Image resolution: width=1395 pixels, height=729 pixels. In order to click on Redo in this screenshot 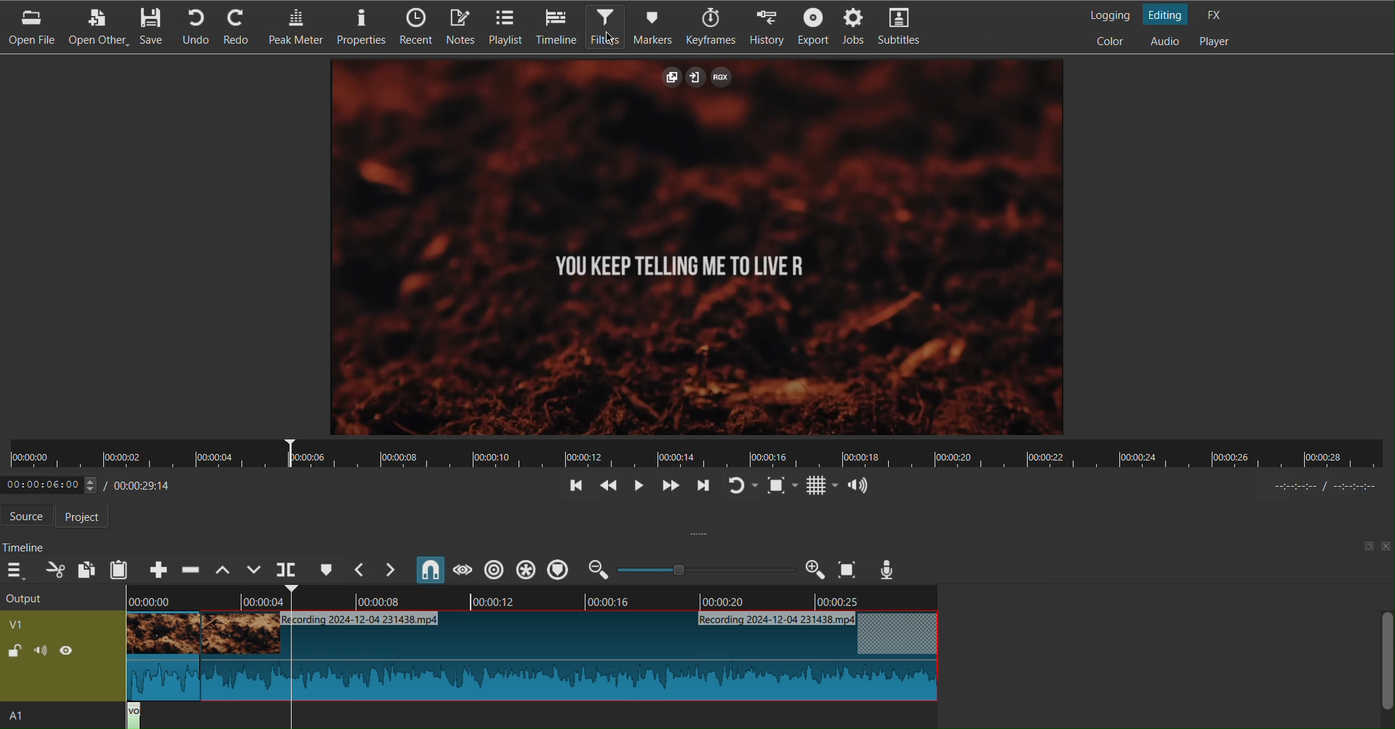, I will do `click(244, 27)`.